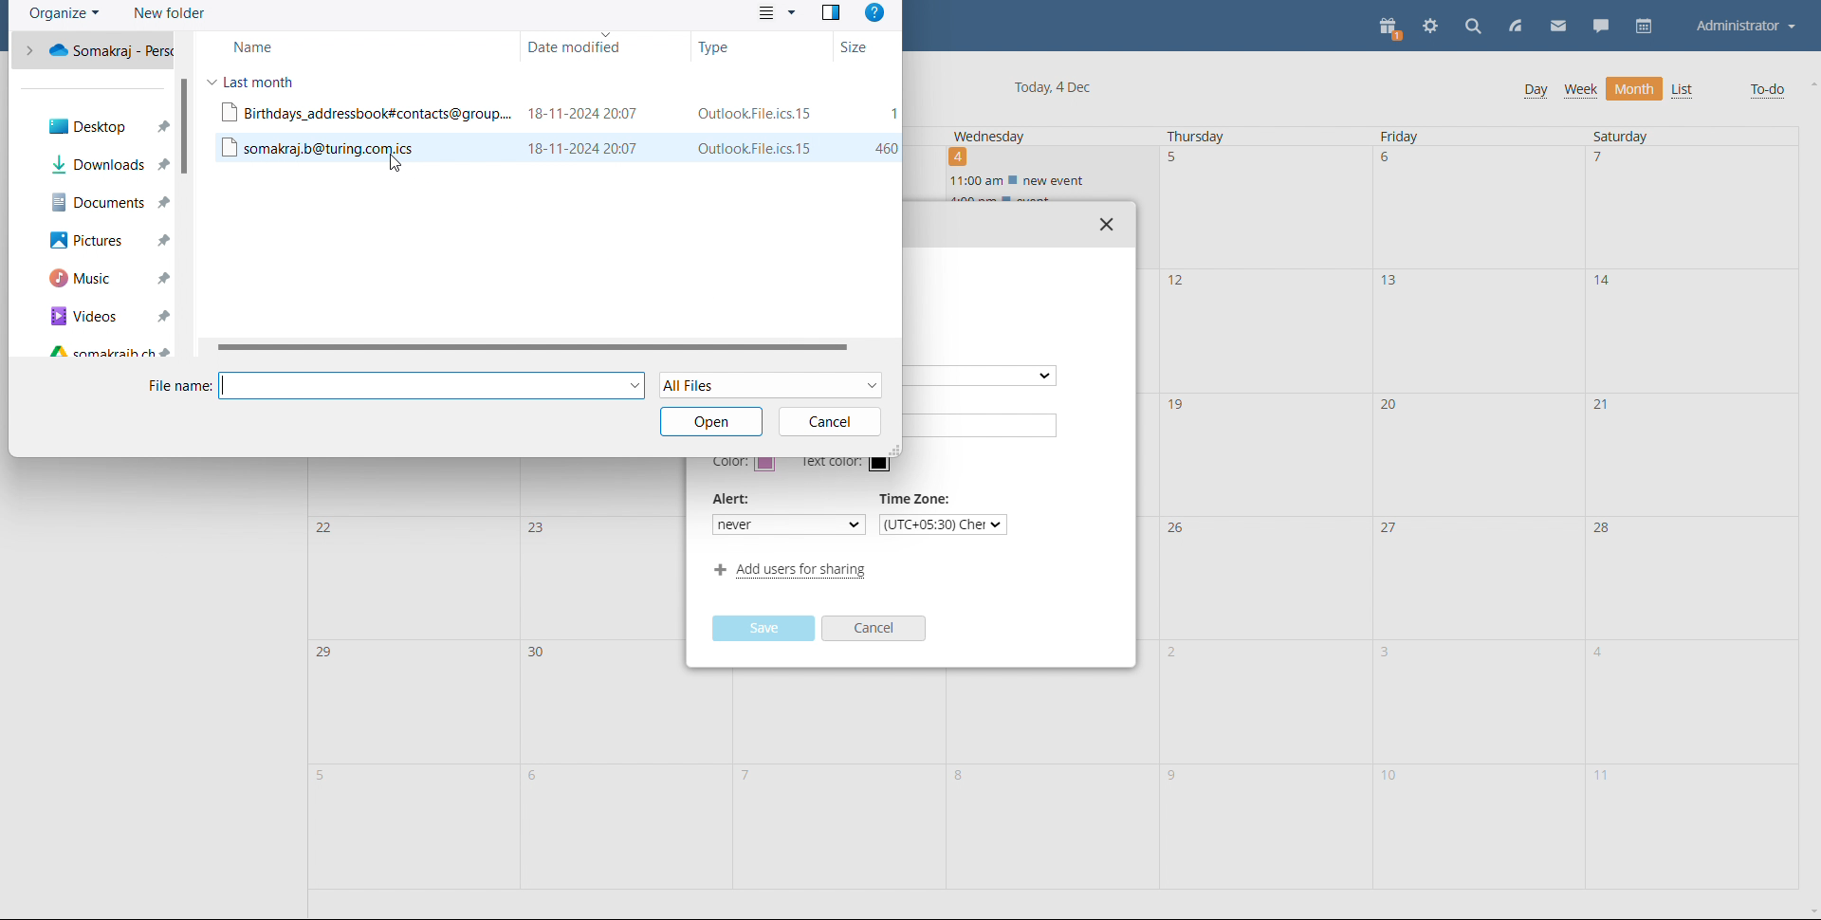  I want to click on name, so click(326, 44).